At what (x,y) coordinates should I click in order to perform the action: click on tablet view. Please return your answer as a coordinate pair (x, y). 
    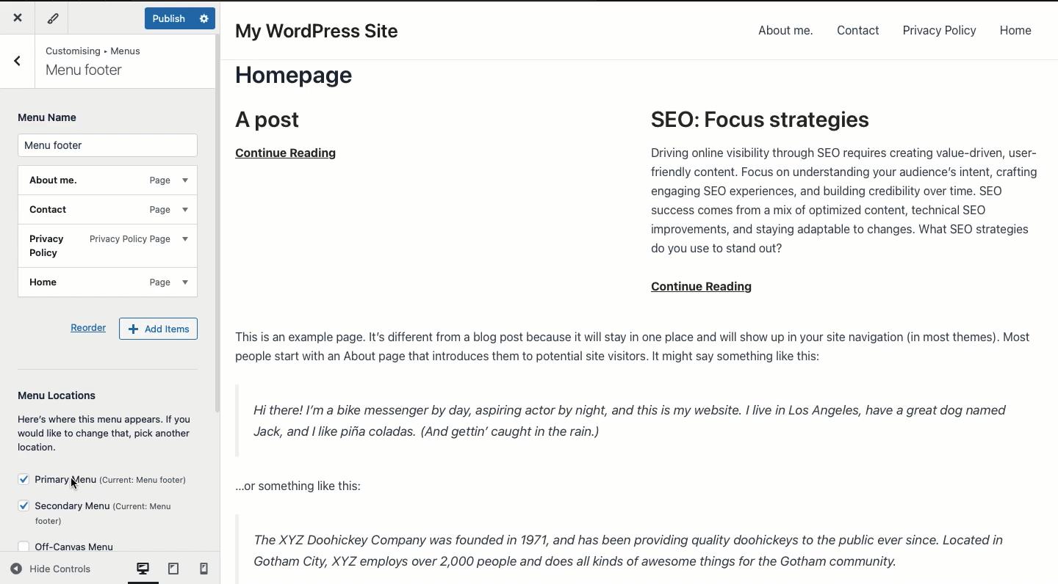
    Looking at the image, I should click on (173, 570).